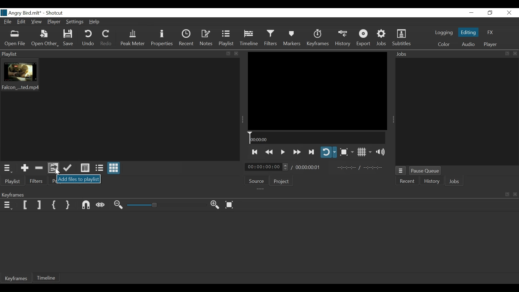 The width and height of the screenshot is (519, 292). Describe the element at coordinates (401, 171) in the screenshot. I see `Jobs menu` at that location.